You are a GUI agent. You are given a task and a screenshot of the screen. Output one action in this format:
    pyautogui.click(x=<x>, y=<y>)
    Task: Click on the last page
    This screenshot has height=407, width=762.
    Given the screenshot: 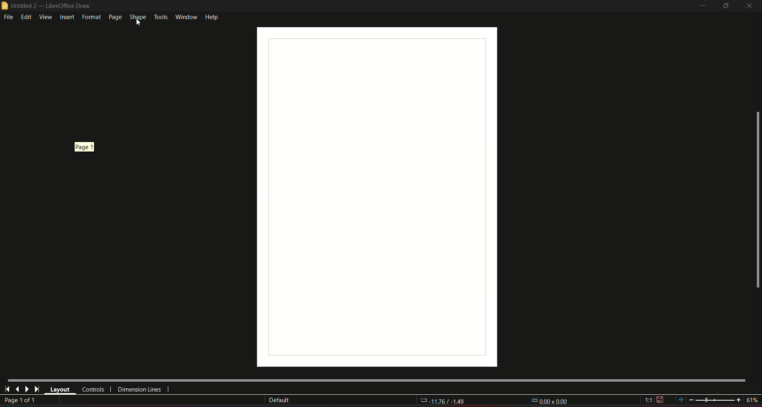 What is the action you would take?
    pyautogui.click(x=37, y=390)
    